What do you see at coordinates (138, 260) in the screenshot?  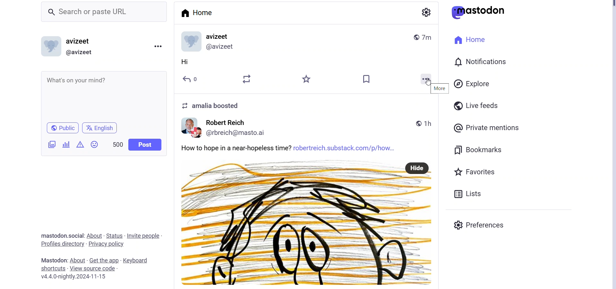 I see `Keyboard` at bounding box center [138, 260].